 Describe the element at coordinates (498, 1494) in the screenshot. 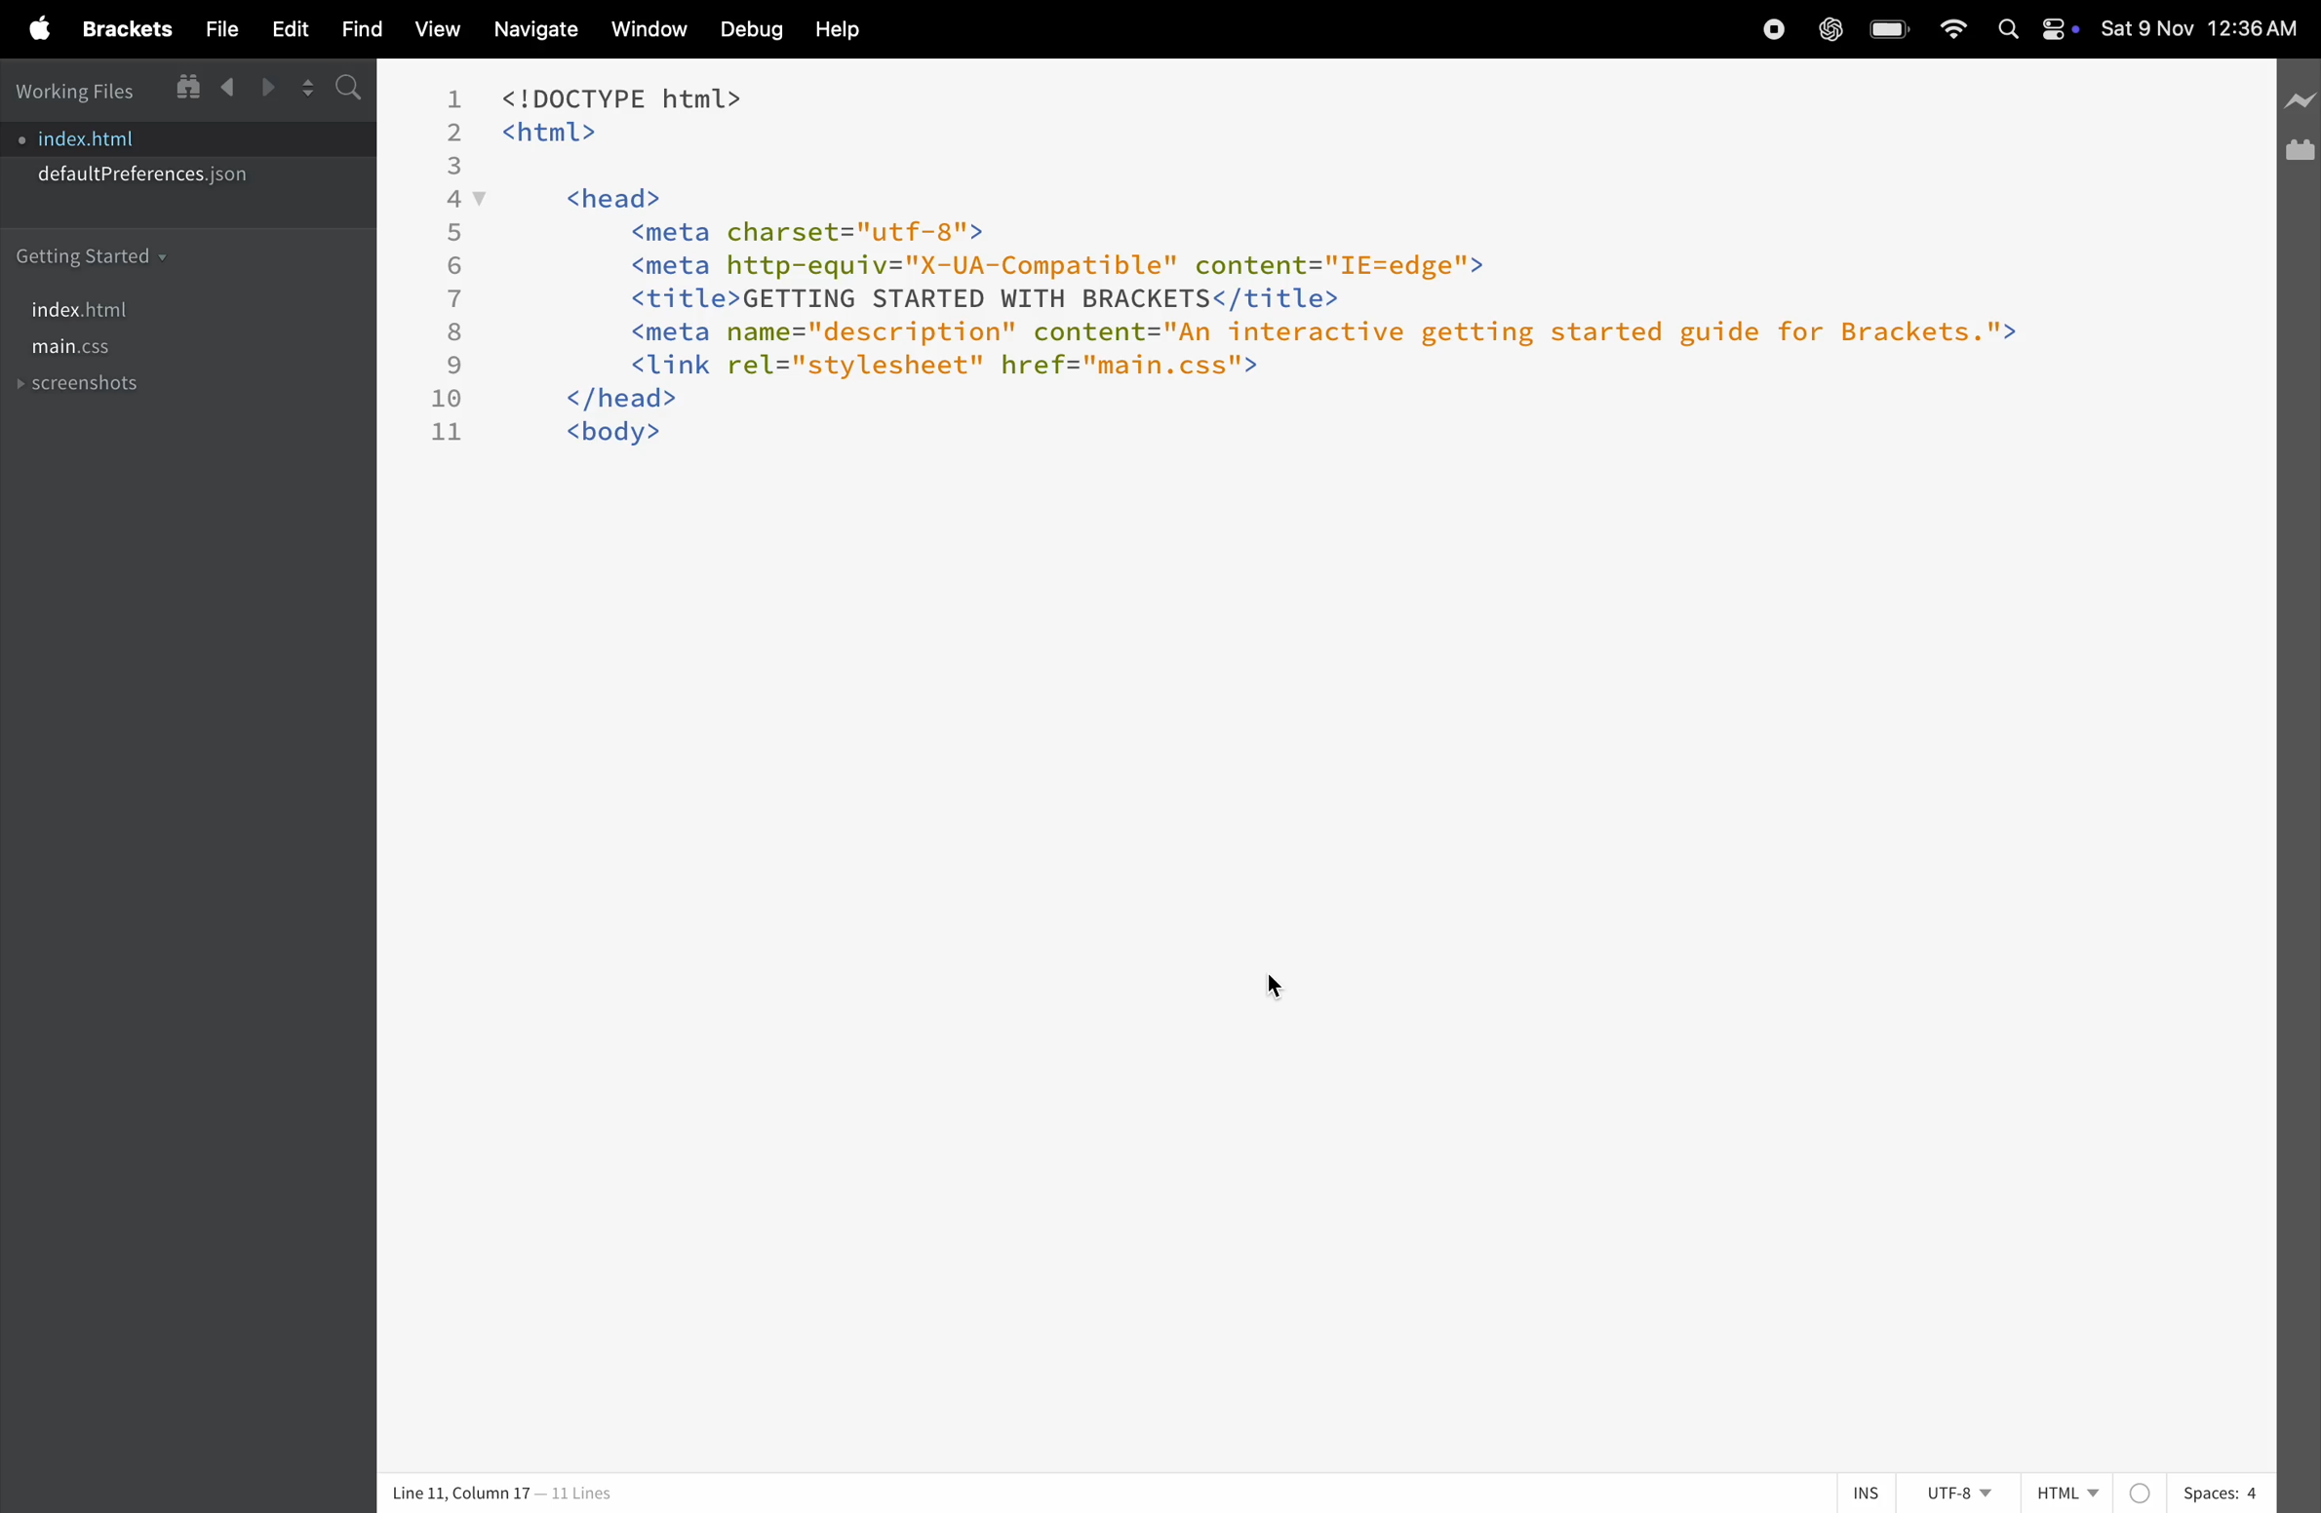

I see `coloumn and lines` at that location.